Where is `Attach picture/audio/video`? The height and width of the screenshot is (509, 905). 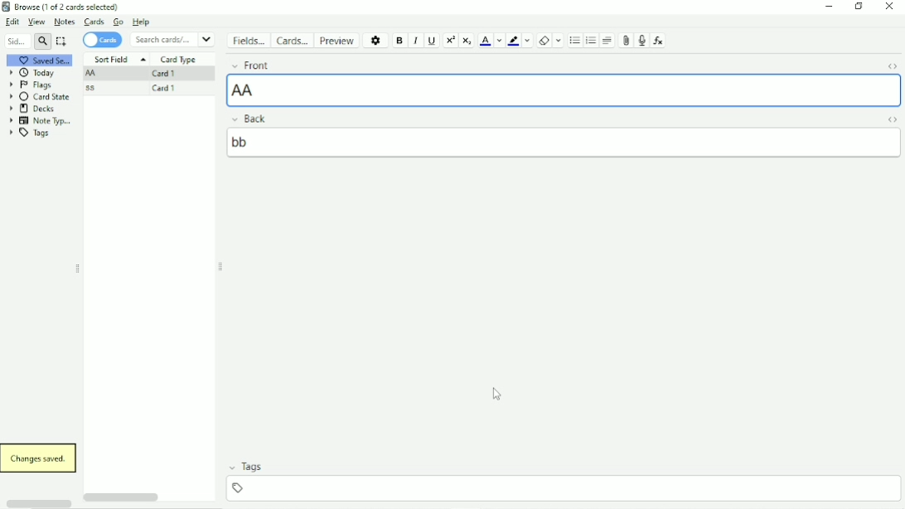
Attach picture/audio/video is located at coordinates (626, 41).